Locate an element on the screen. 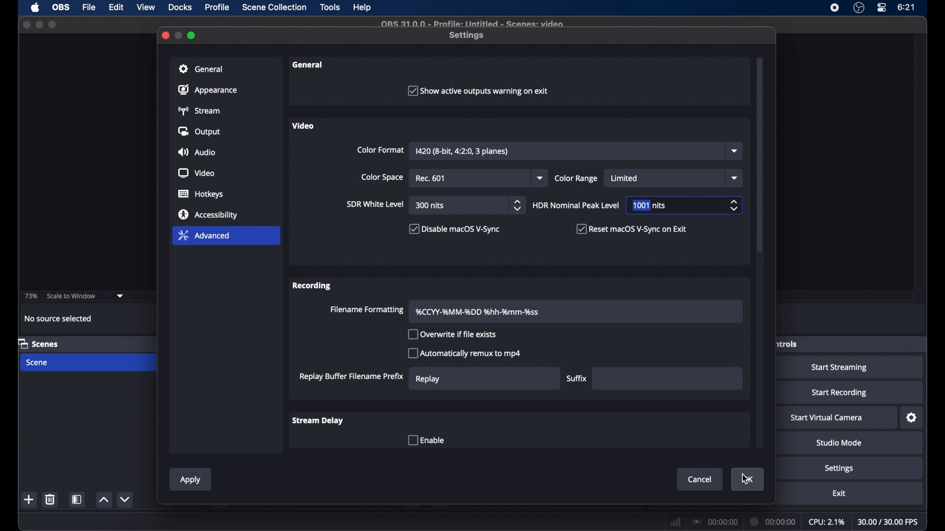  73% is located at coordinates (31, 296).